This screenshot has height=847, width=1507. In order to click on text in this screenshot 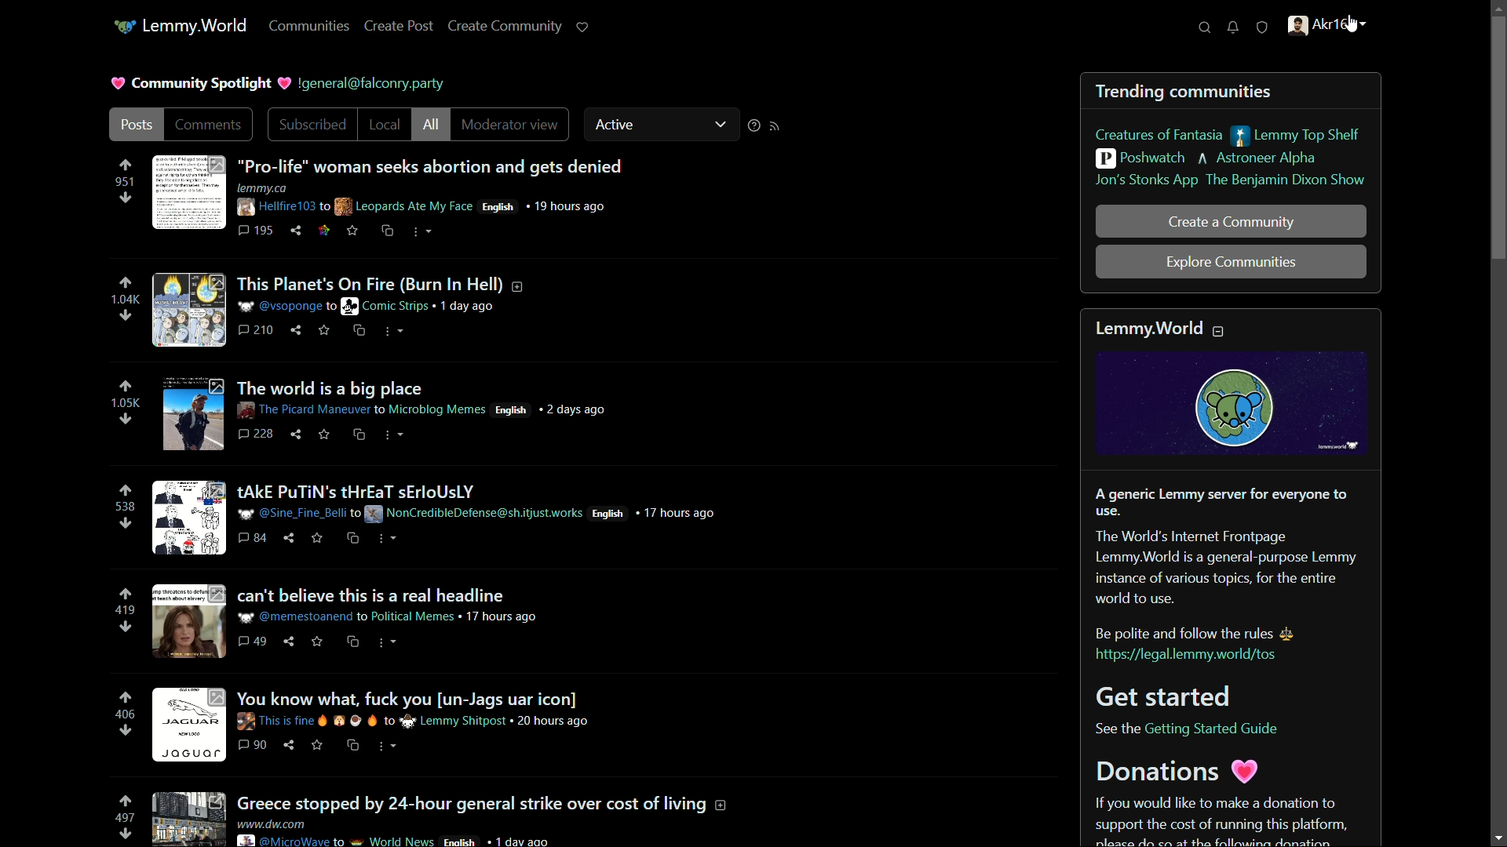, I will do `click(376, 85)`.